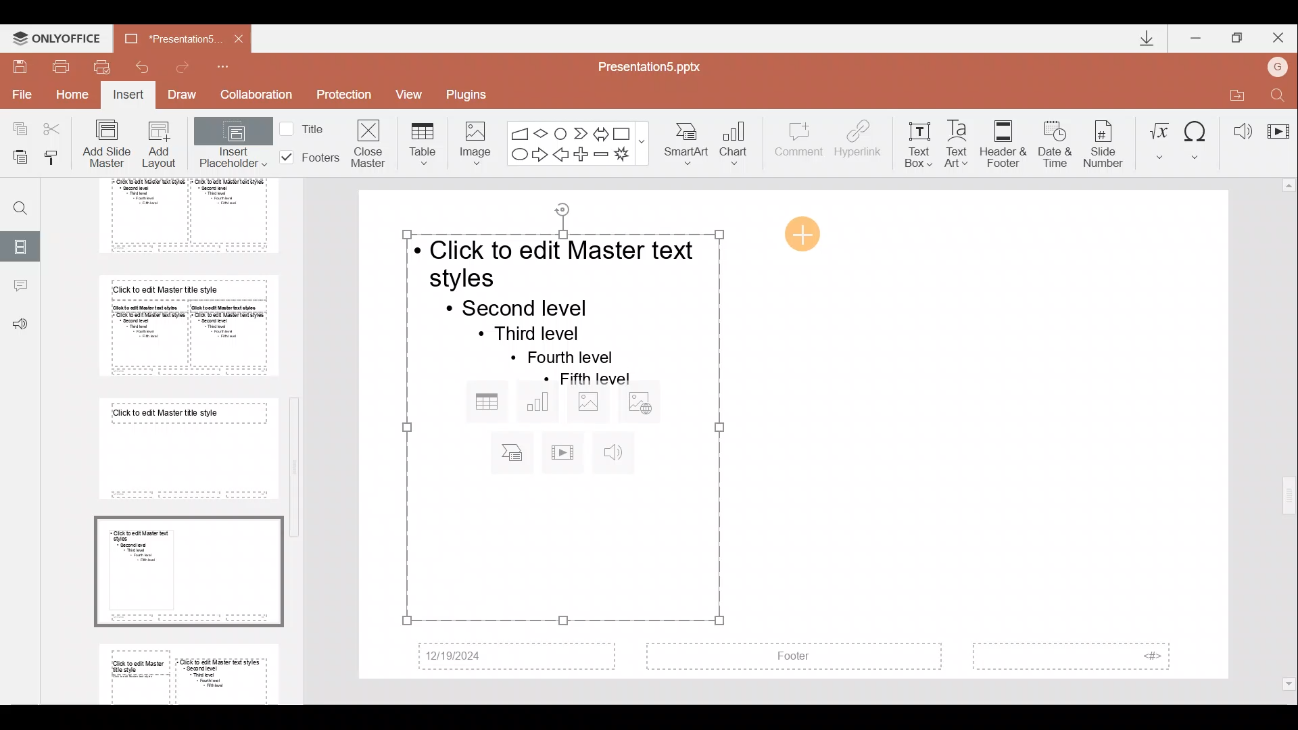 The image size is (1298, 730). I want to click on Video, so click(1278, 125).